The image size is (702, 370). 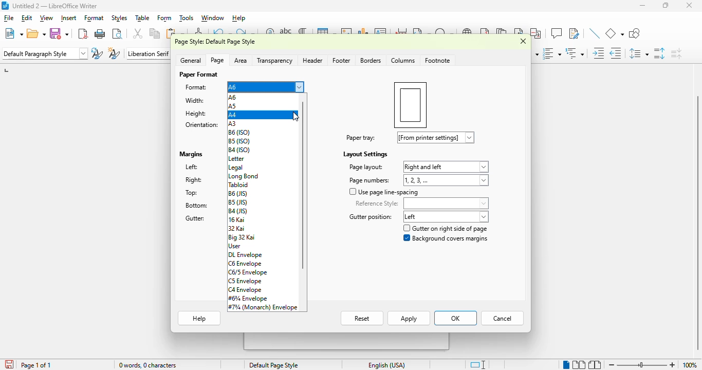 I want to click on title, so click(x=55, y=6).